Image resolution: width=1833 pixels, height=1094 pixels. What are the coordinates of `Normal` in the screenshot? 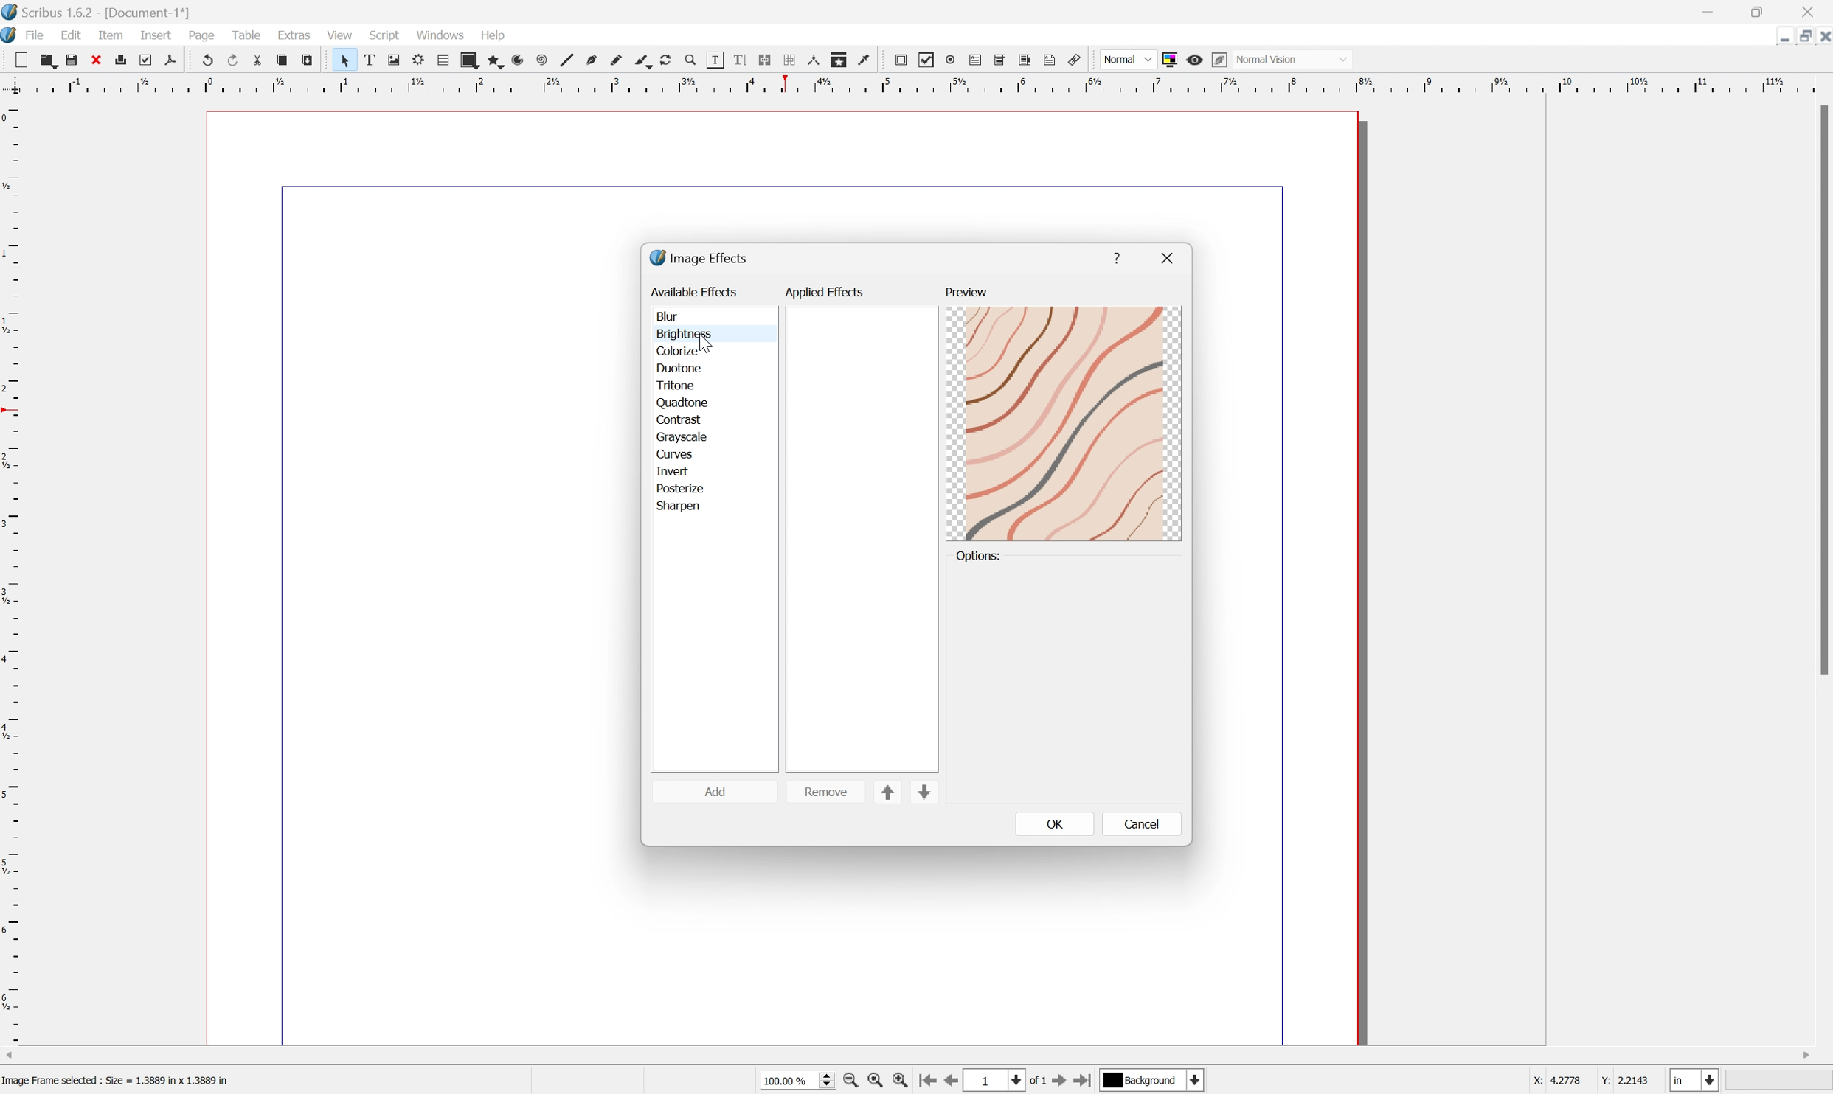 It's located at (1126, 60).